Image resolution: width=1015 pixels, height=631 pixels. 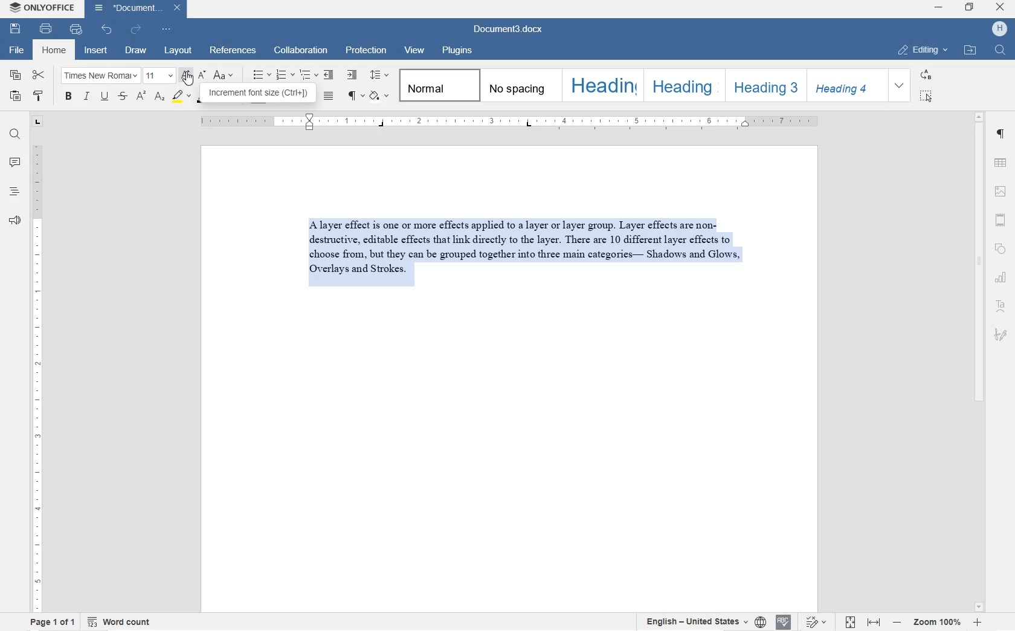 What do you see at coordinates (39, 74) in the screenshot?
I see `cut` at bounding box center [39, 74].